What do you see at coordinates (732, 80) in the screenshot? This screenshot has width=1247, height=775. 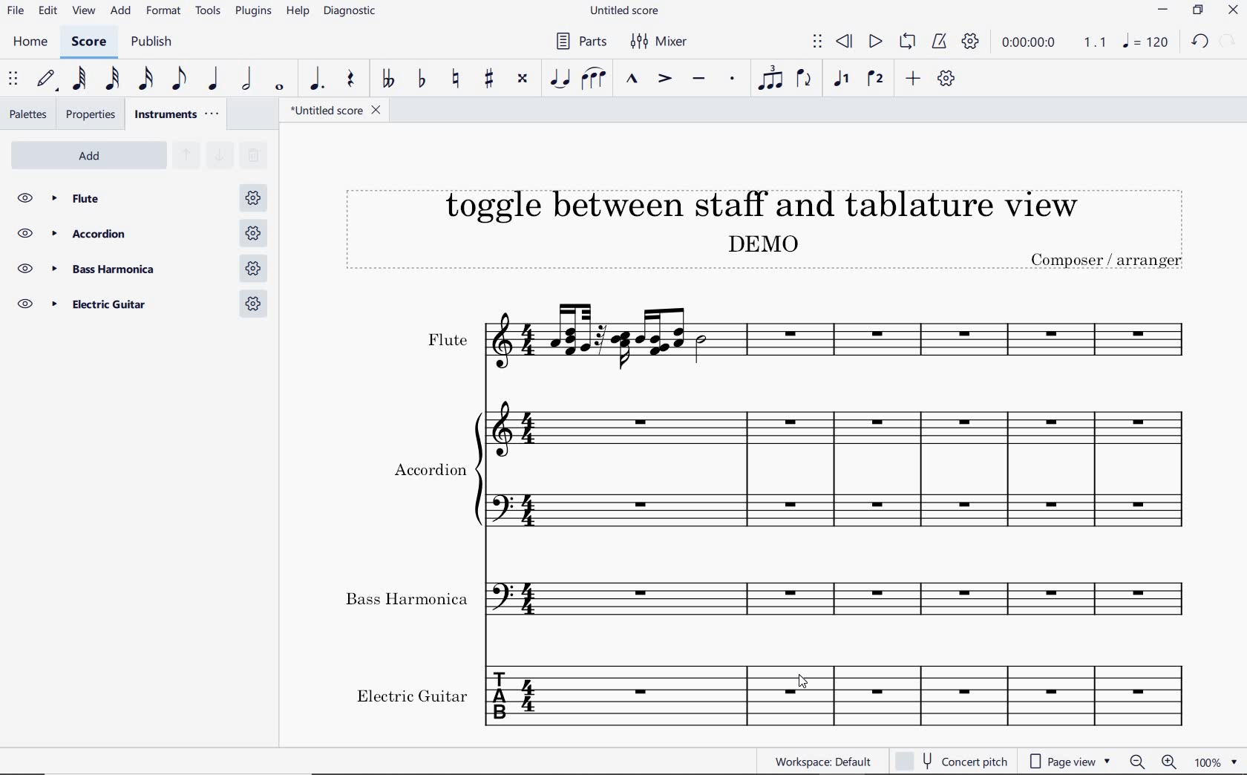 I see `staccato` at bounding box center [732, 80].